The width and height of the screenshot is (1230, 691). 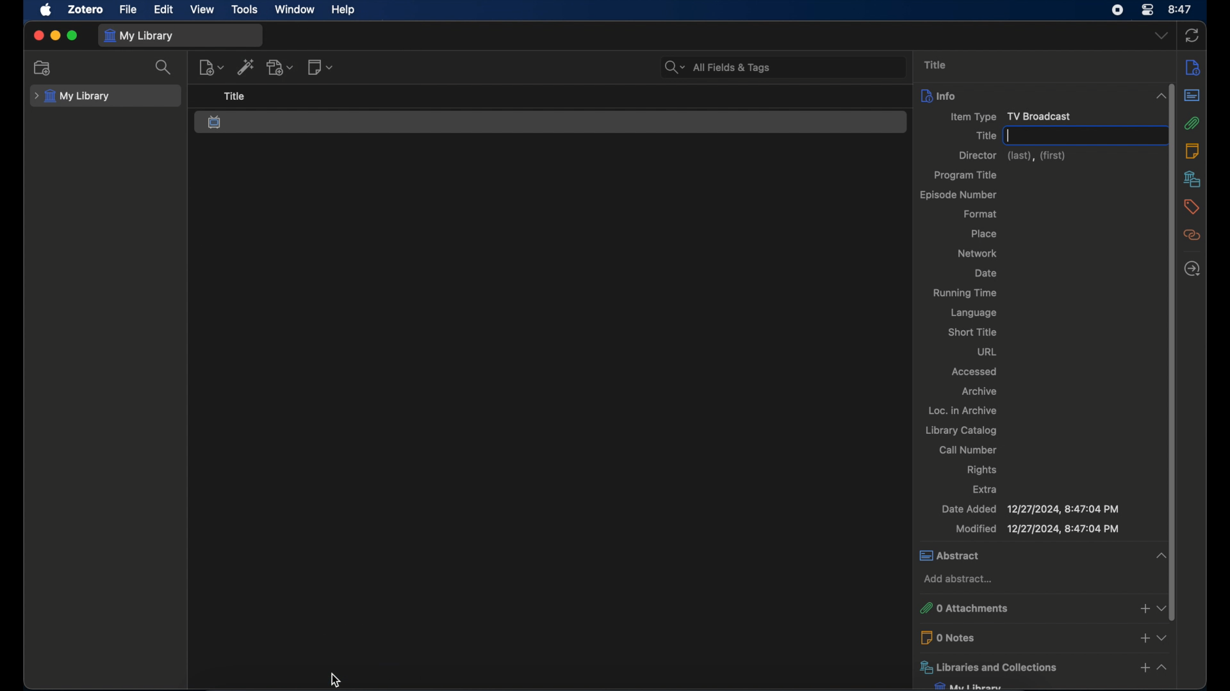 What do you see at coordinates (235, 97) in the screenshot?
I see `title` at bounding box center [235, 97].